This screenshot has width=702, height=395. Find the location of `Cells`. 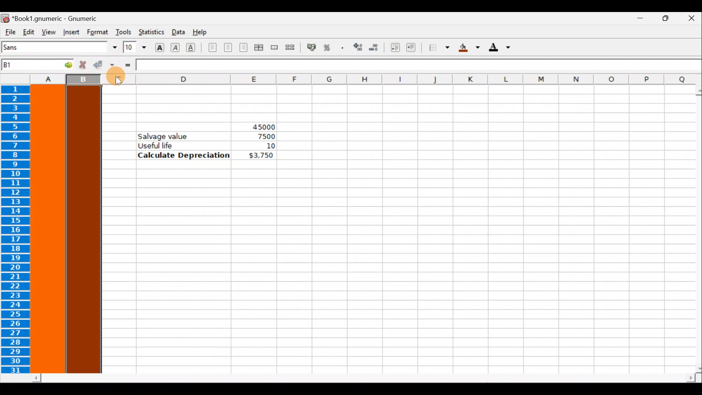

Cells is located at coordinates (386, 275).